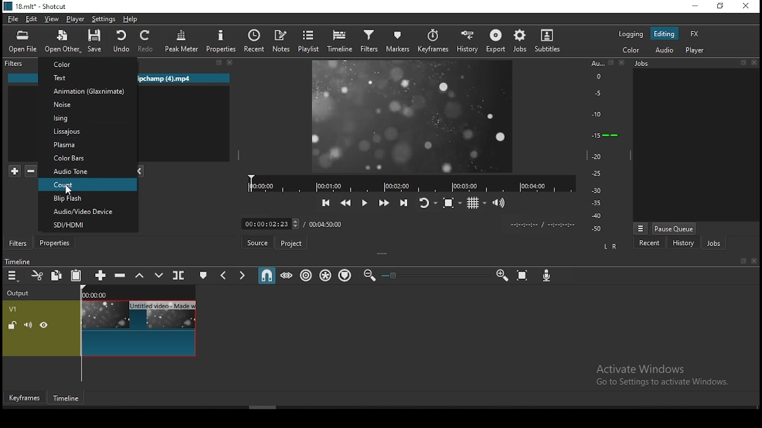 The height and width of the screenshot is (428, 762). Describe the element at coordinates (86, 144) in the screenshot. I see `plasma` at that location.